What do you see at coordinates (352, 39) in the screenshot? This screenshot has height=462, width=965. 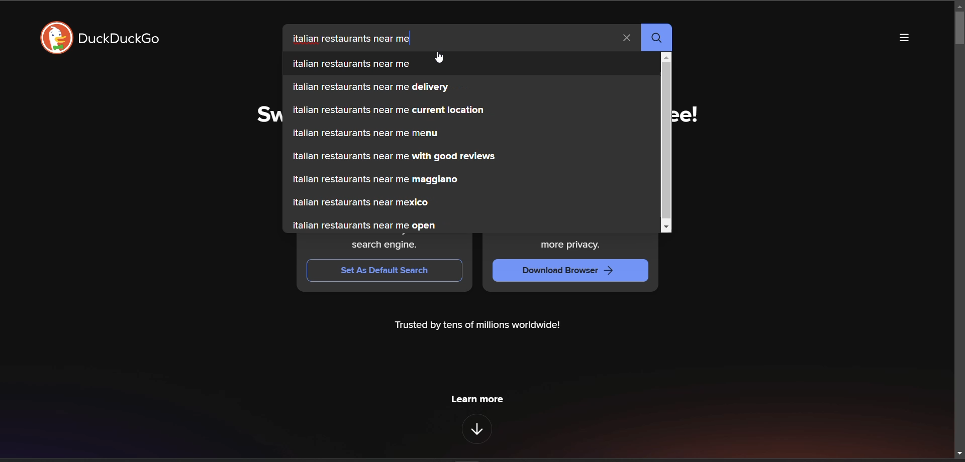 I see `italian restaurants near me` at bounding box center [352, 39].